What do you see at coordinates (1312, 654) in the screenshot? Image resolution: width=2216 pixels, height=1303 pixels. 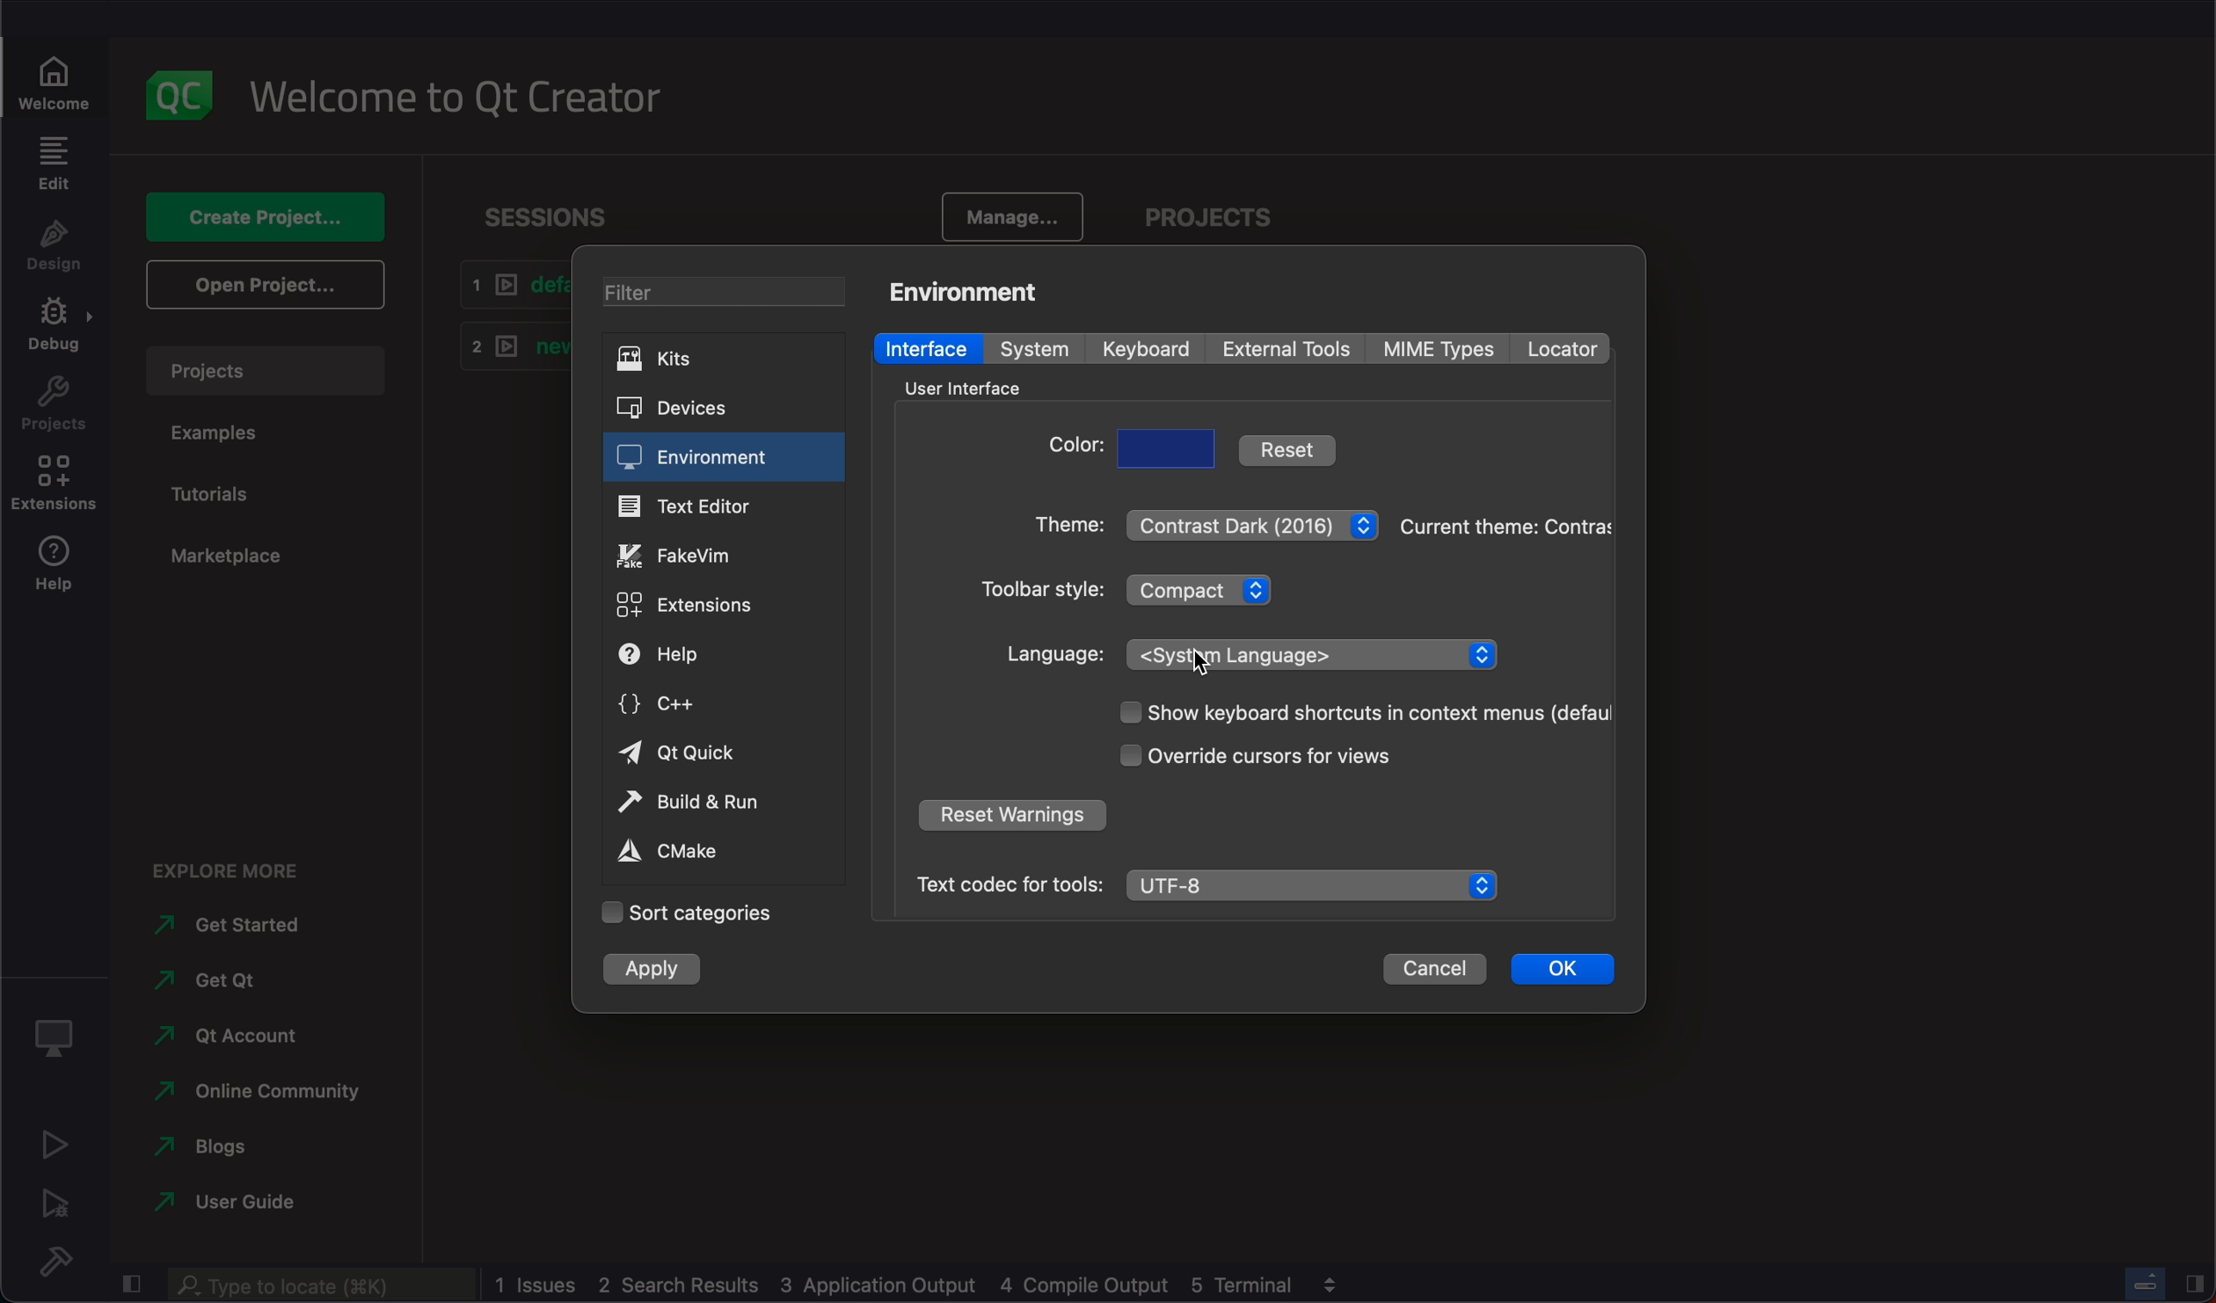 I see `language menu` at bounding box center [1312, 654].